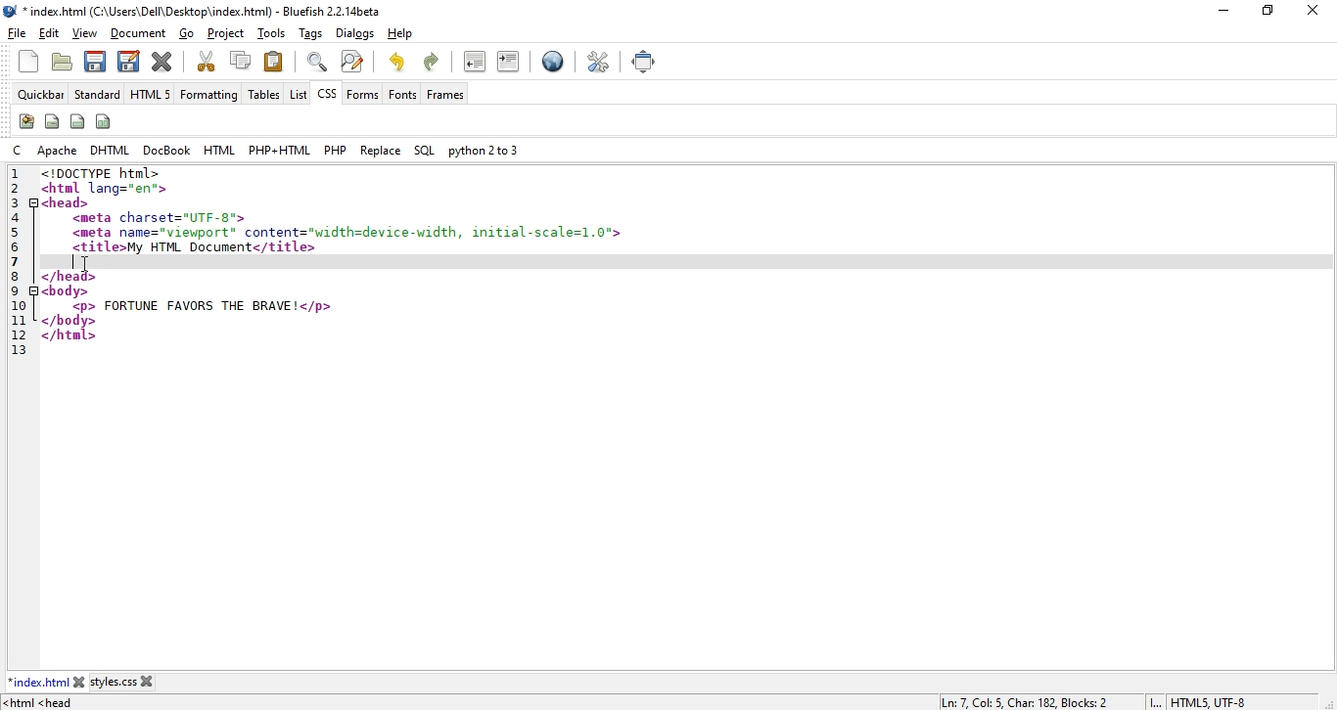 This screenshot has width=1337, height=710. Describe the element at coordinates (114, 684) in the screenshot. I see `styles.css` at that location.